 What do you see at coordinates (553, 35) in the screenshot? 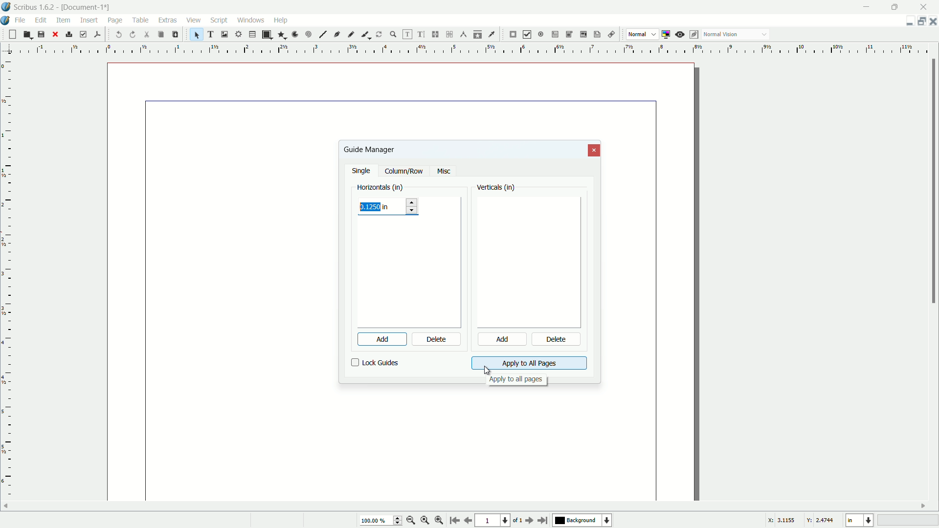
I see `pdf text field` at bounding box center [553, 35].